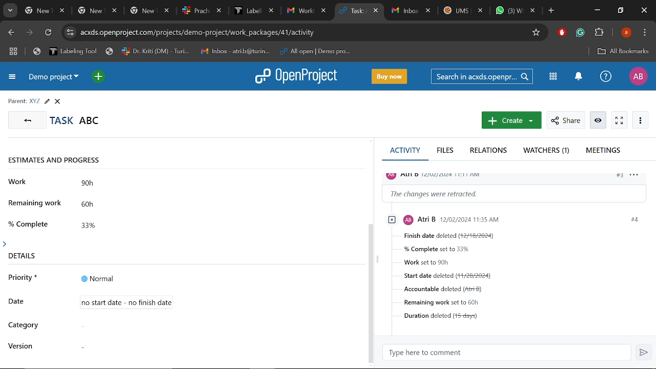  Describe the element at coordinates (438, 175) in the screenshot. I see `profile` at that location.